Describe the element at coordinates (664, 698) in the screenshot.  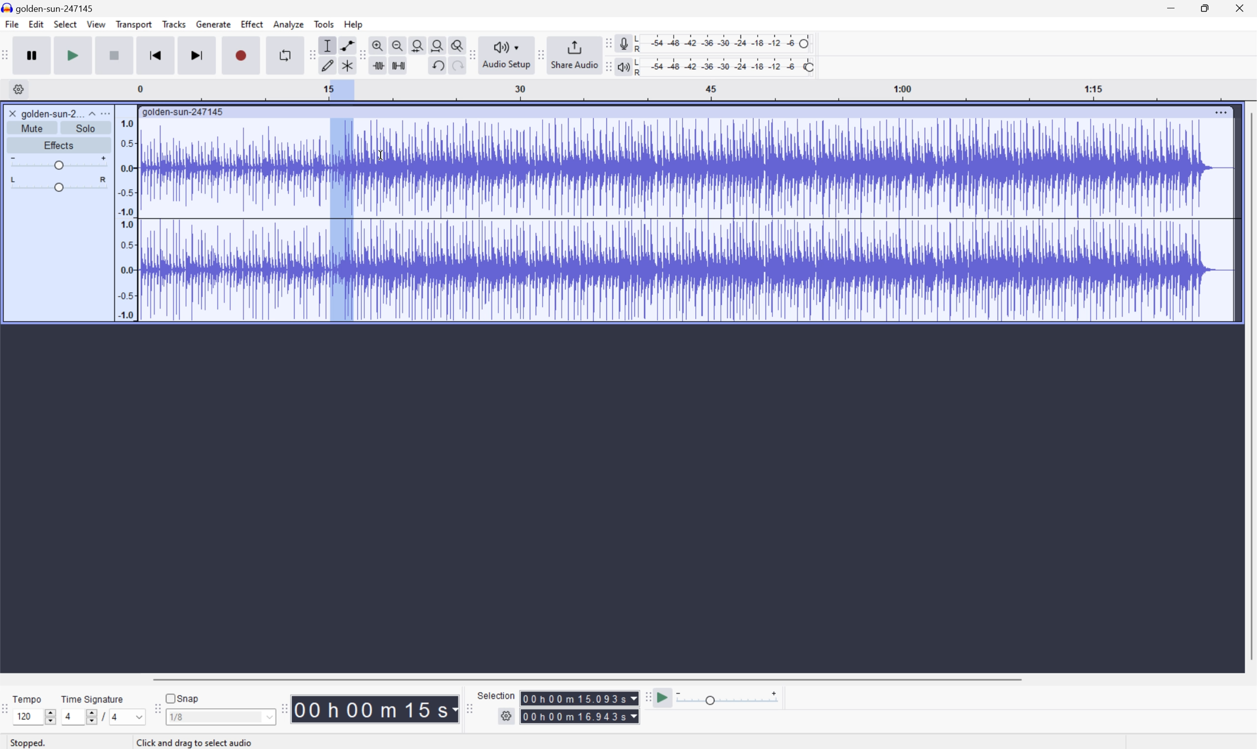
I see `Play st speed` at that location.